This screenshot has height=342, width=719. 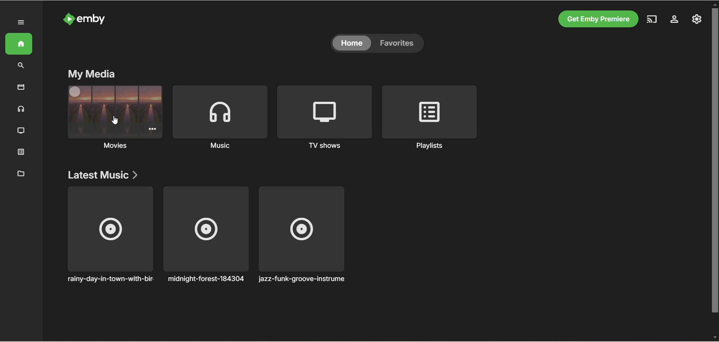 I want to click on Movies, so click(x=106, y=126).